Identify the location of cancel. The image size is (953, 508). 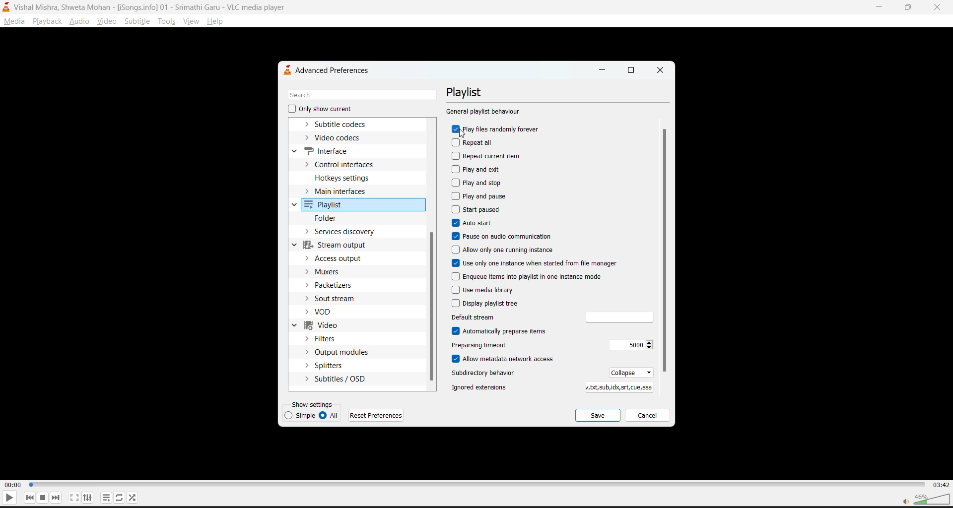
(649, 415).